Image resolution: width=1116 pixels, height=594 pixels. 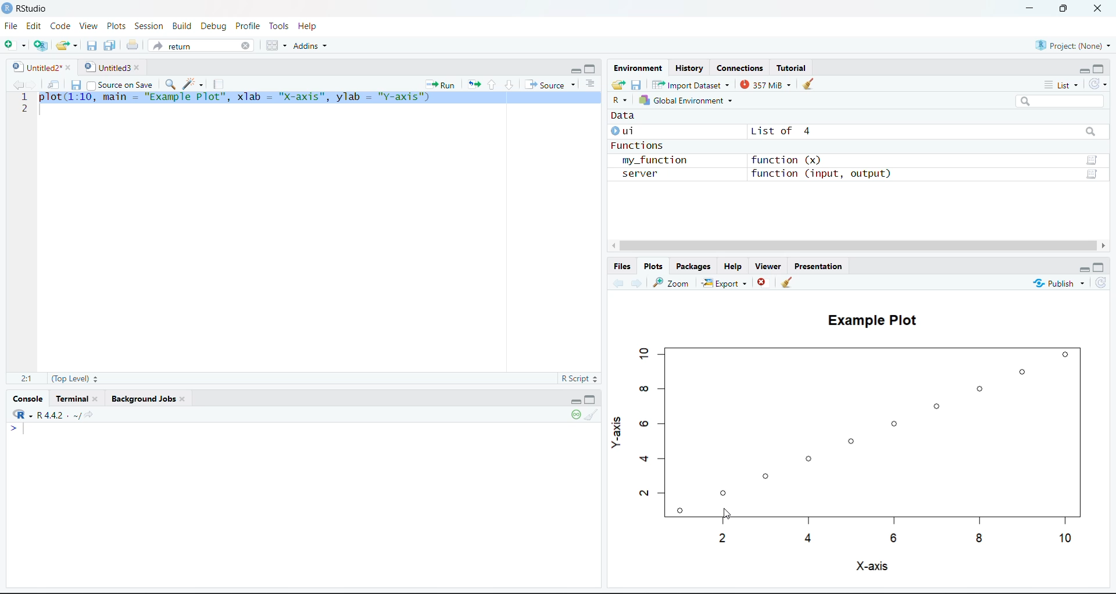 What do you see at coordinates (689, 99) in the screenshot?
I see `Global Environment` at bounding box center [689, 99].